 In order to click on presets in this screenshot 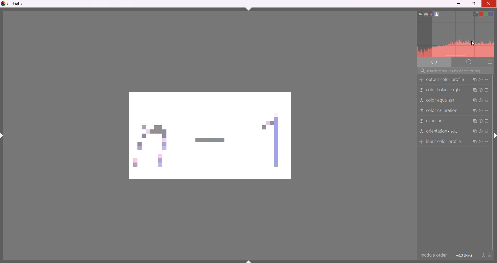, I will do `click(487, 131)`.